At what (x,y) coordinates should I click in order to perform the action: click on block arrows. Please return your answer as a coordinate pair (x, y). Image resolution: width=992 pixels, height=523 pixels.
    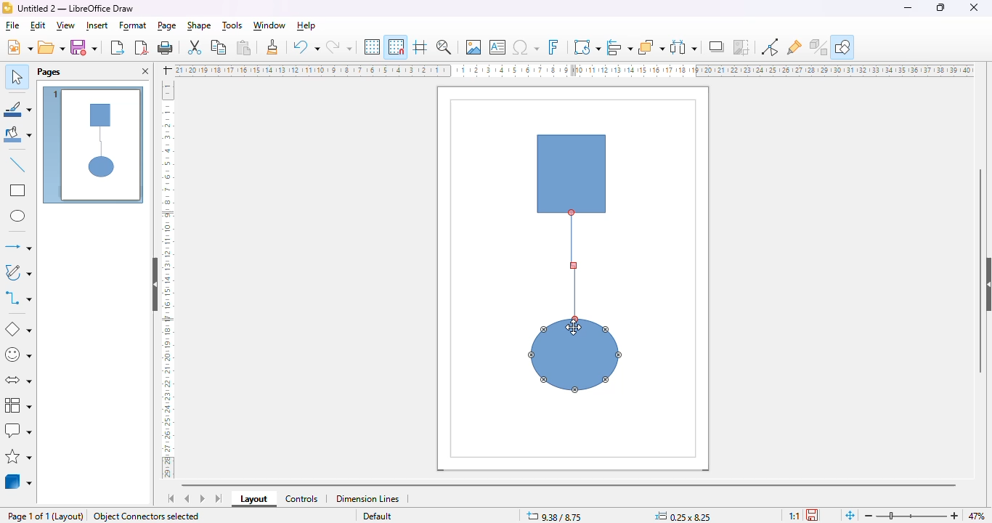
    Looking at the image, I should click on (20, 380).